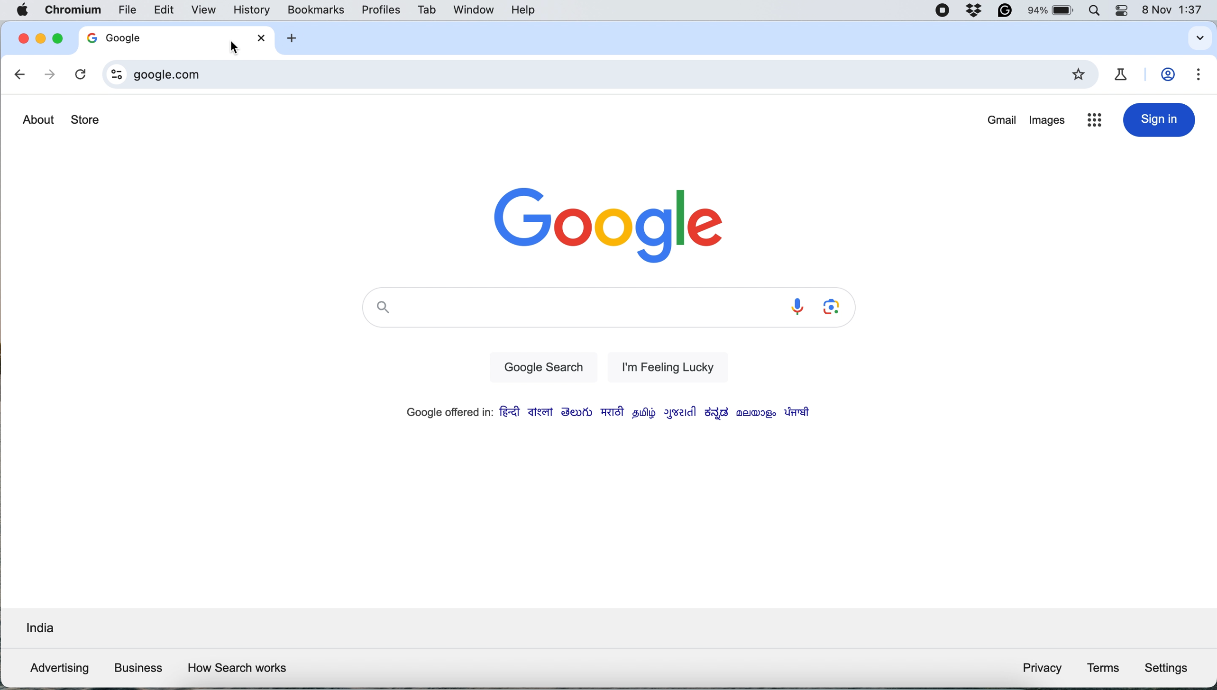 This screenshot has width=1217, height=690. I want to click on search bar, so click(568, 310).